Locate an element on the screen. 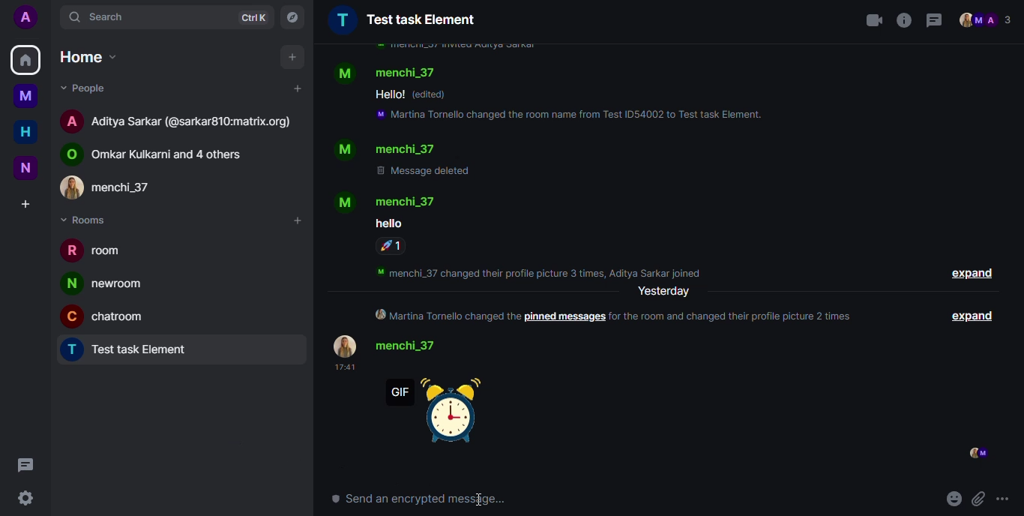 The width and height of the screenshot is (1024, 516). create space is located at coordinates (25, 203).